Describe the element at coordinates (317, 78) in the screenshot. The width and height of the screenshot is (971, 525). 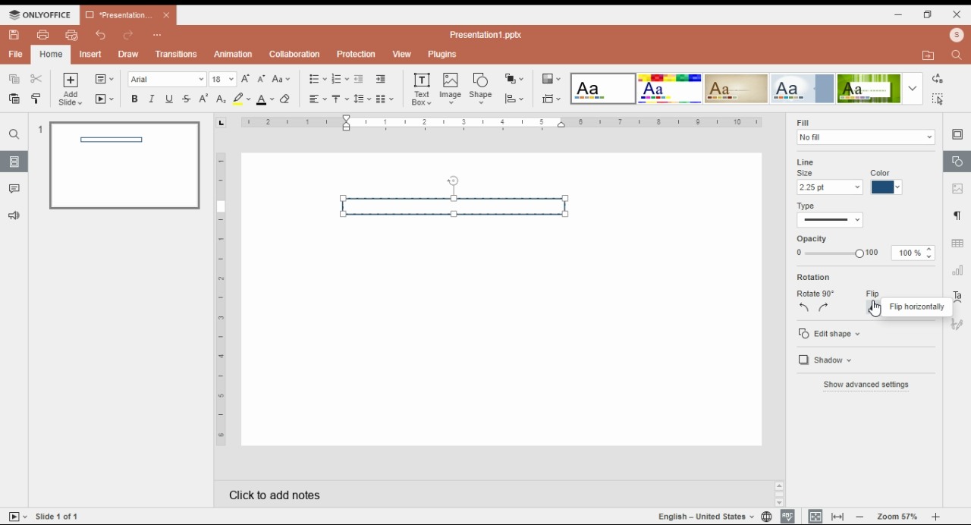
I see `bullets` at that location.